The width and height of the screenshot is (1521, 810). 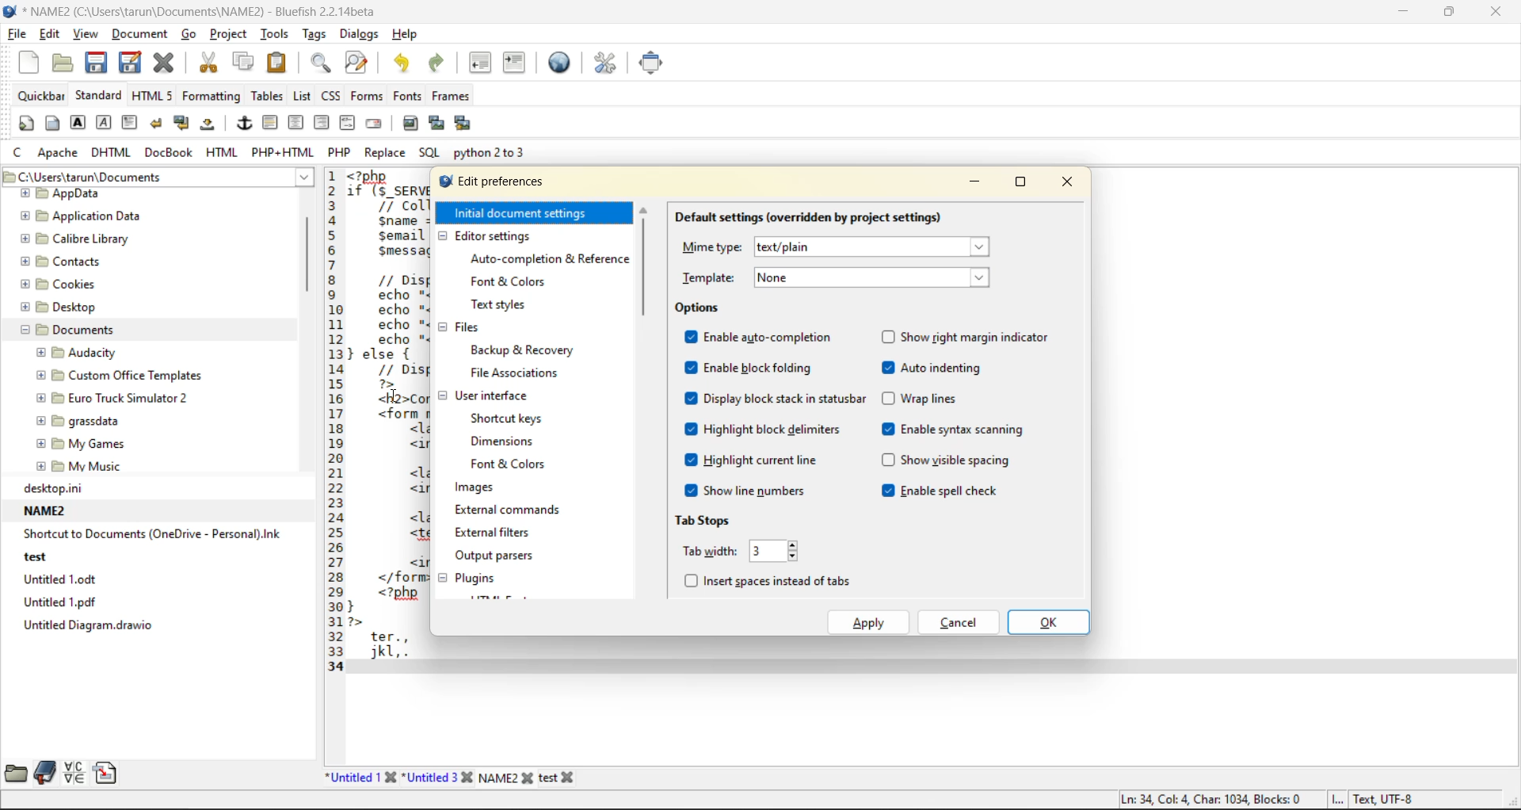 I want to click on forms, so click(x=373, y=95).